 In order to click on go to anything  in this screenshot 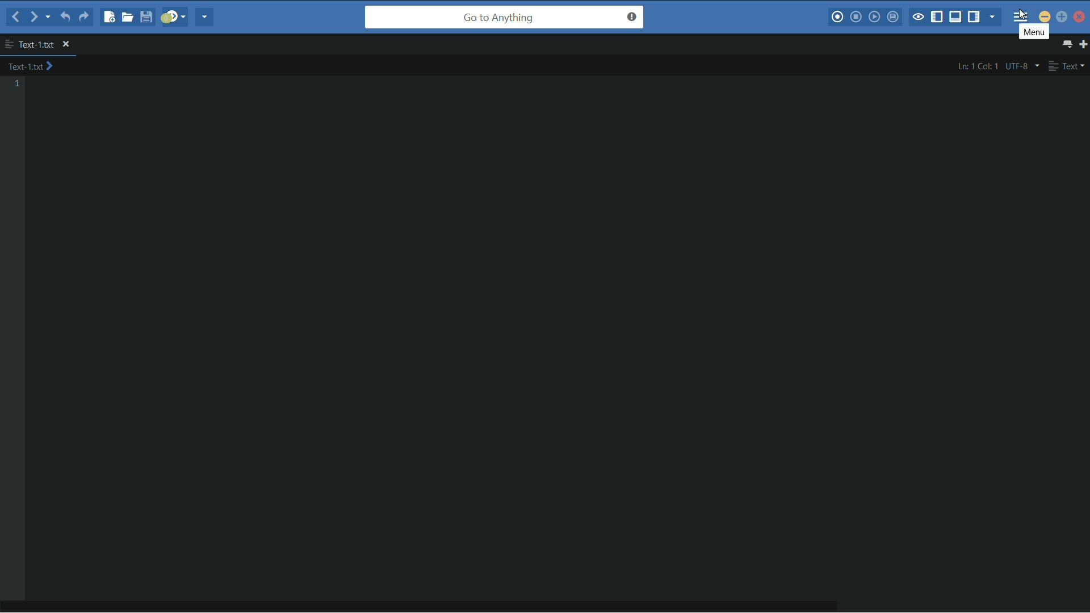, I will do `click(505, 17)`.